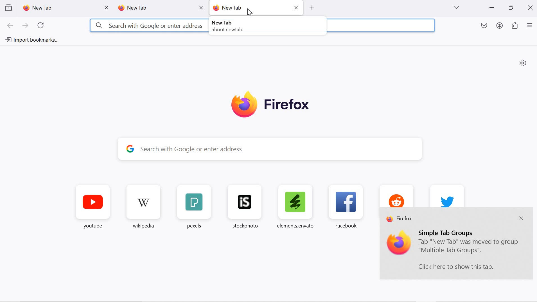  Describe the element at coordinates (511, 8) in the screenshot. I see `restore down` at that location.